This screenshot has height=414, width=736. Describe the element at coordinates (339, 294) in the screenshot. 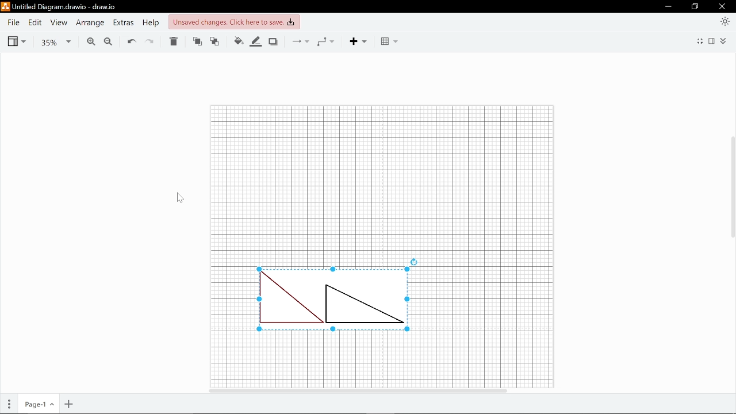

I see `Imported image` at that location.